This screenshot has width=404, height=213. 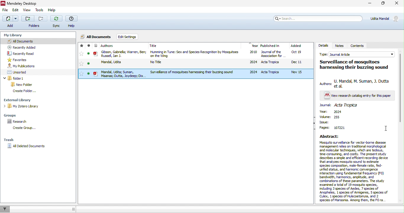 What do you see at coordinates (24, 47) in the screenshot?
I see `recently added` at bounding box center [24, 47].